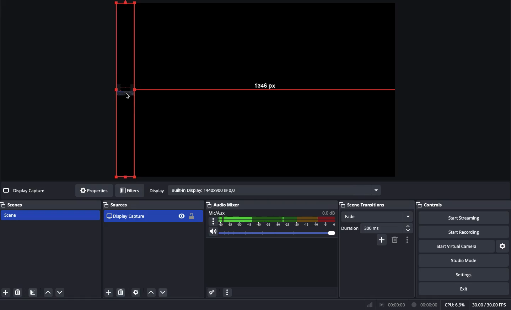 Image resolution: width=511 pixels, height=310 pixels. Describe the element at coordinates (269, 204) in the screenshot. I see `Audio/mixer` at that location.